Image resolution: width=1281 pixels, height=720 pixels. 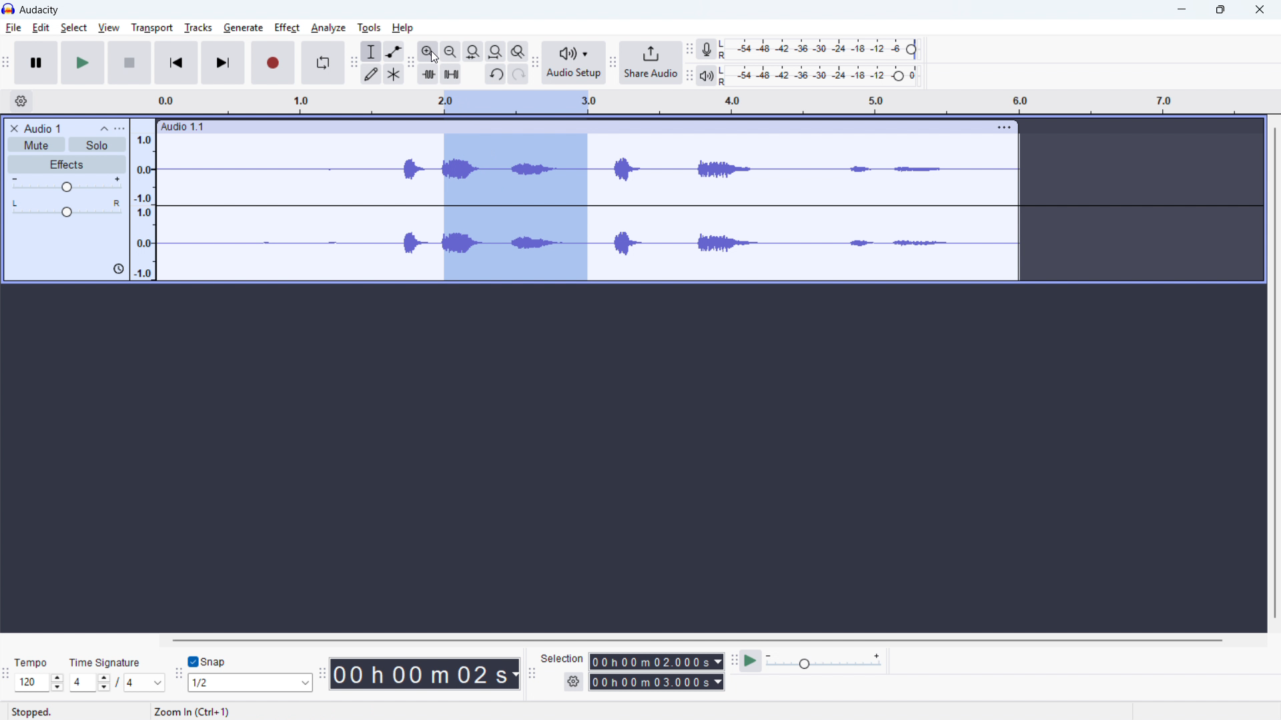 I want to click on redo, so click(x=518, y=73).